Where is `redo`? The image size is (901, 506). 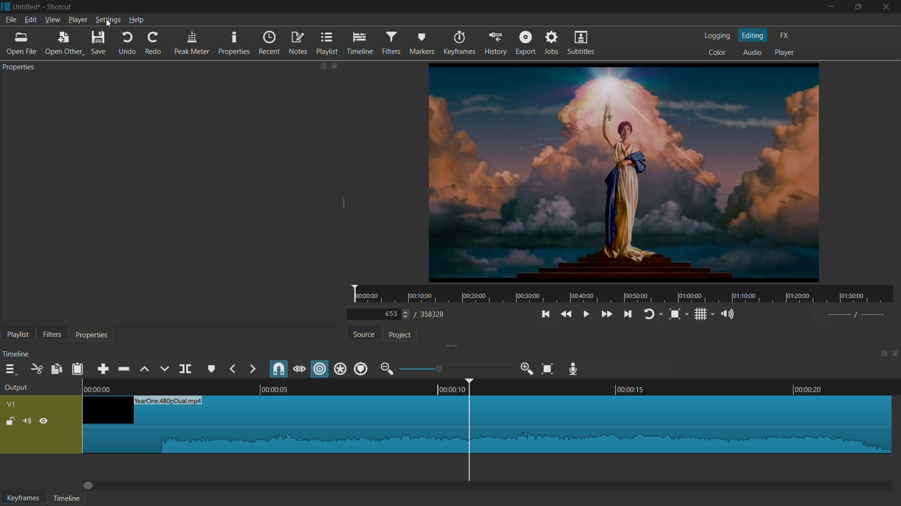 redo is located at coordinates (152, 42).